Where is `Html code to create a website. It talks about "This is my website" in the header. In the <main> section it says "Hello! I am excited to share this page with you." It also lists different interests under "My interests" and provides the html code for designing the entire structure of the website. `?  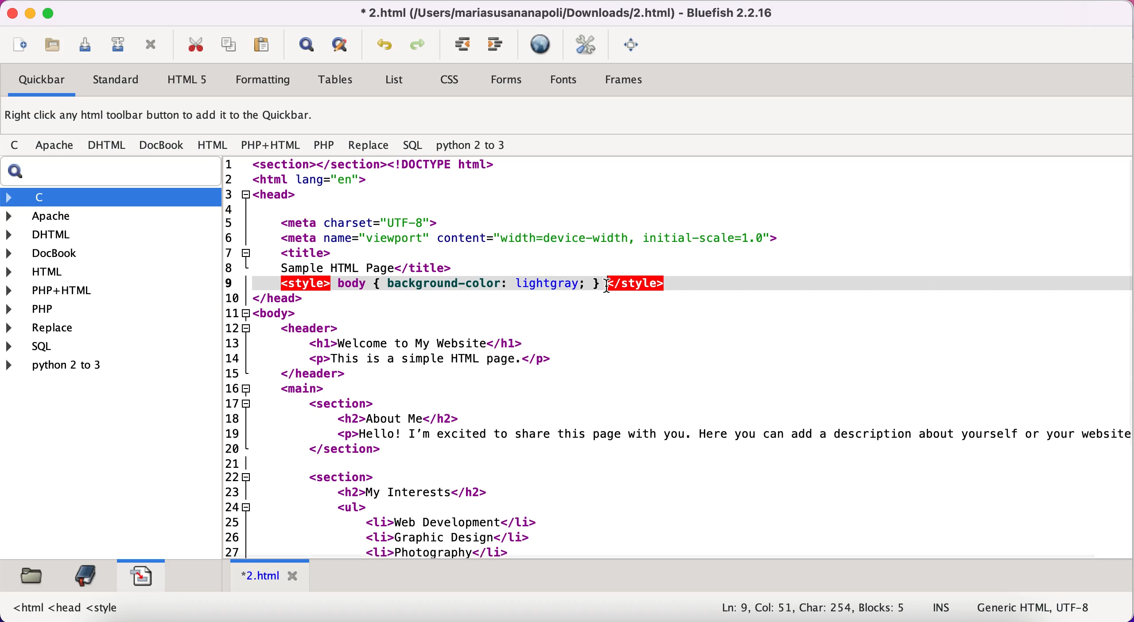
Html code to create a website. It talks about "This is my website" in the header. In the <main> section it says "Hello! I am excited to share this page with you." It also lists different interests under "My interests" and provides the html code for designing the entire structure of the website.  is located at coordinates (694, 357).